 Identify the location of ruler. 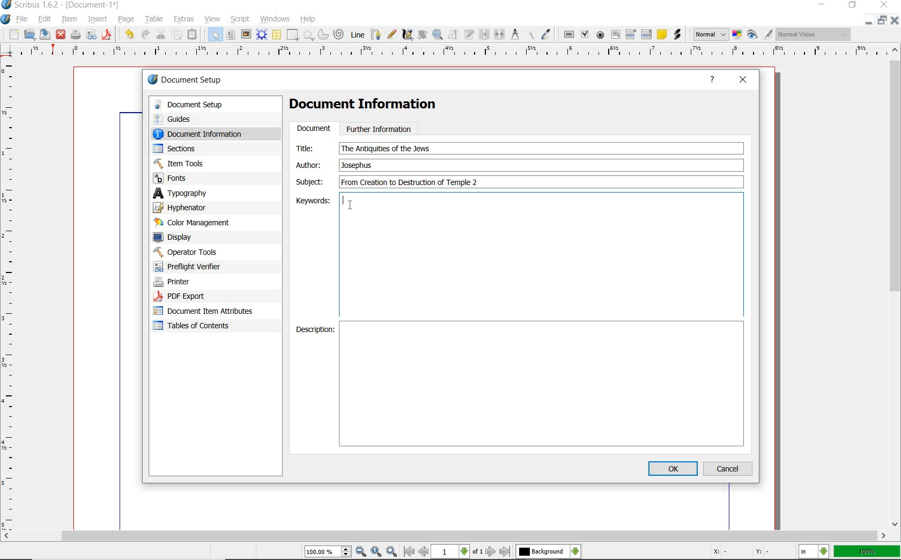
(11, 294).